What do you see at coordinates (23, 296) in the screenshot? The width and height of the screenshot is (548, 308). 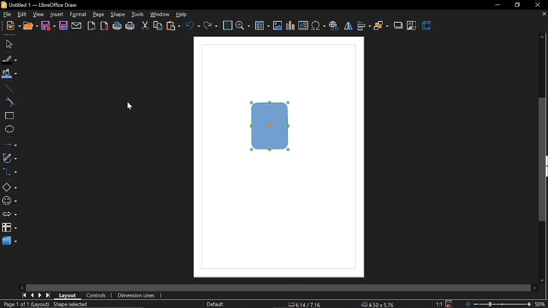 I see `go to first page` at bounding box center [23, 296].